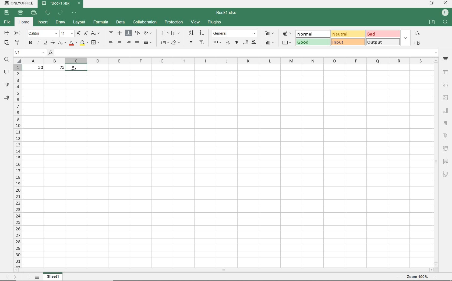  What do you see at coordinates (60, 22) in the screenshot?
I see `draw` at bounding box center [60, 22].